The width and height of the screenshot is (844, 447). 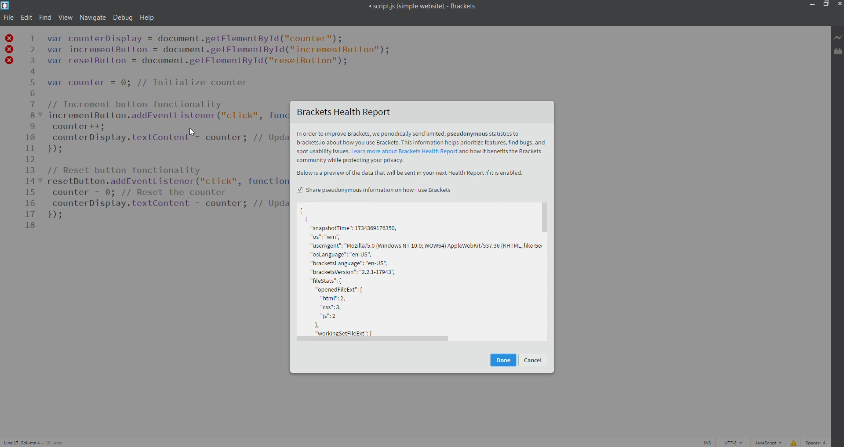 What do you see at coordinates (706, 442) in the screenshot?
I see `cursor toggle` at bounding box center [706, 442].